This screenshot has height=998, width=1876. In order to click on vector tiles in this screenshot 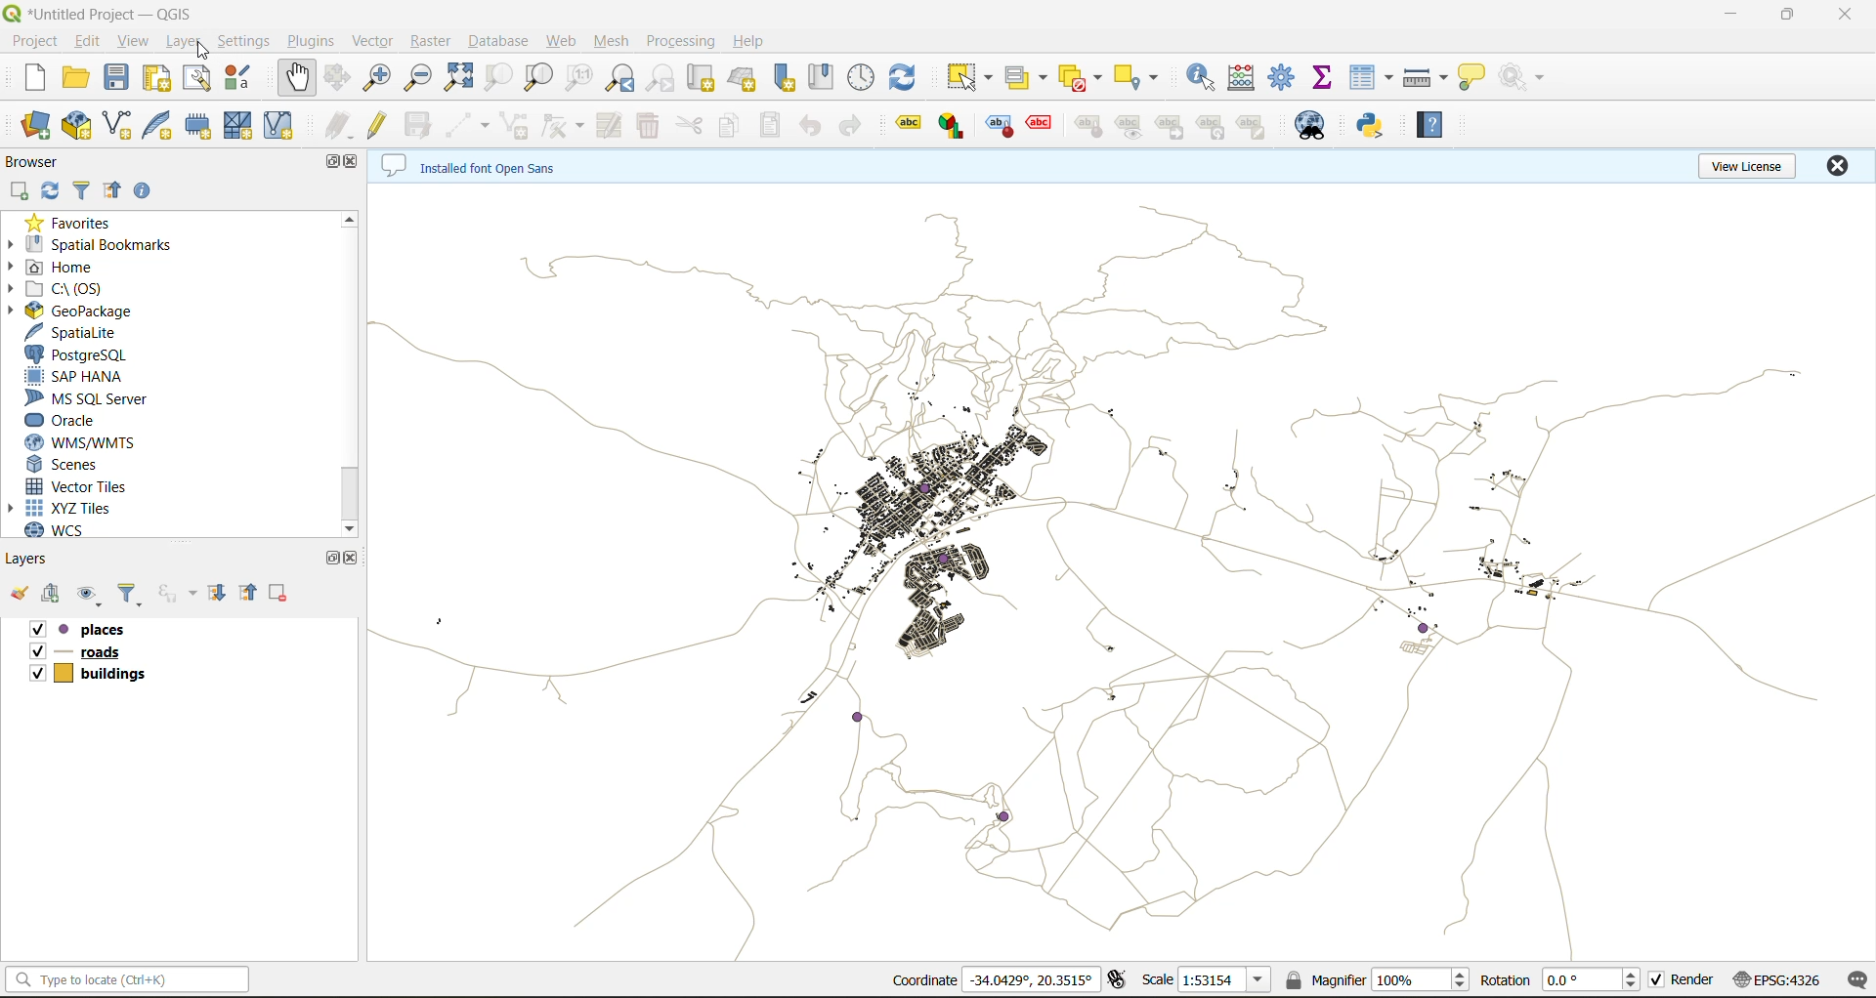, I will do `click(87, 487)`.